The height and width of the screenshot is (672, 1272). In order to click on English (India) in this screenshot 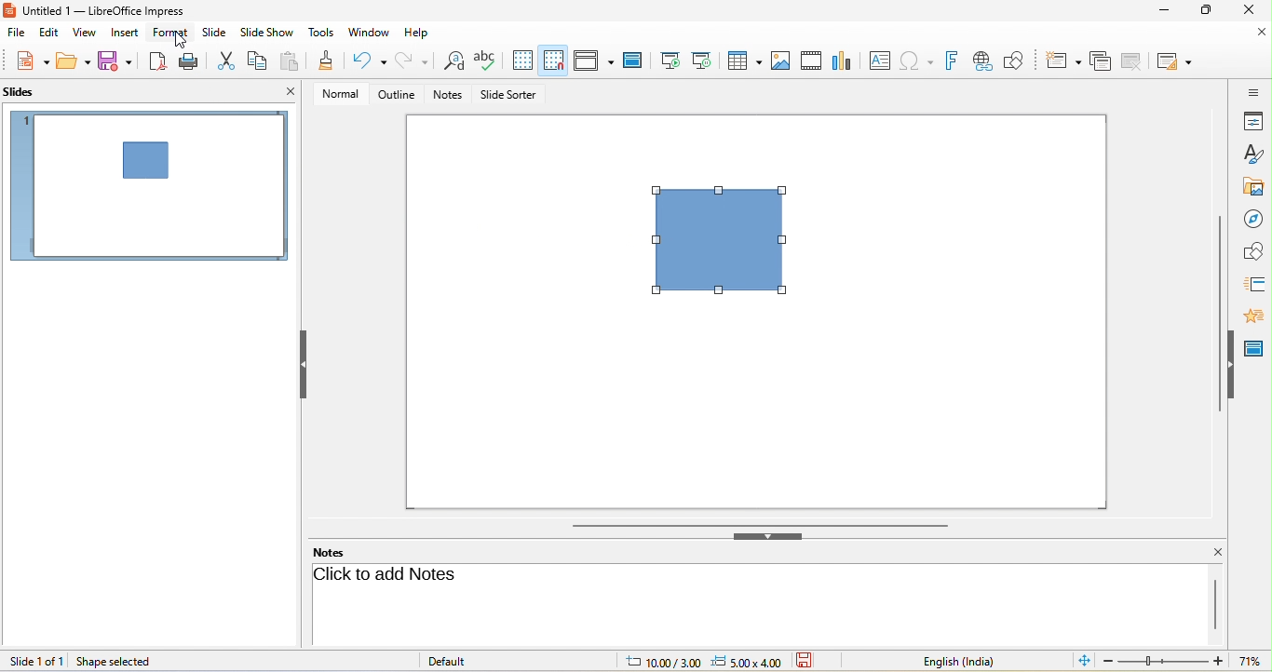, I will do `click(948, 661)`.